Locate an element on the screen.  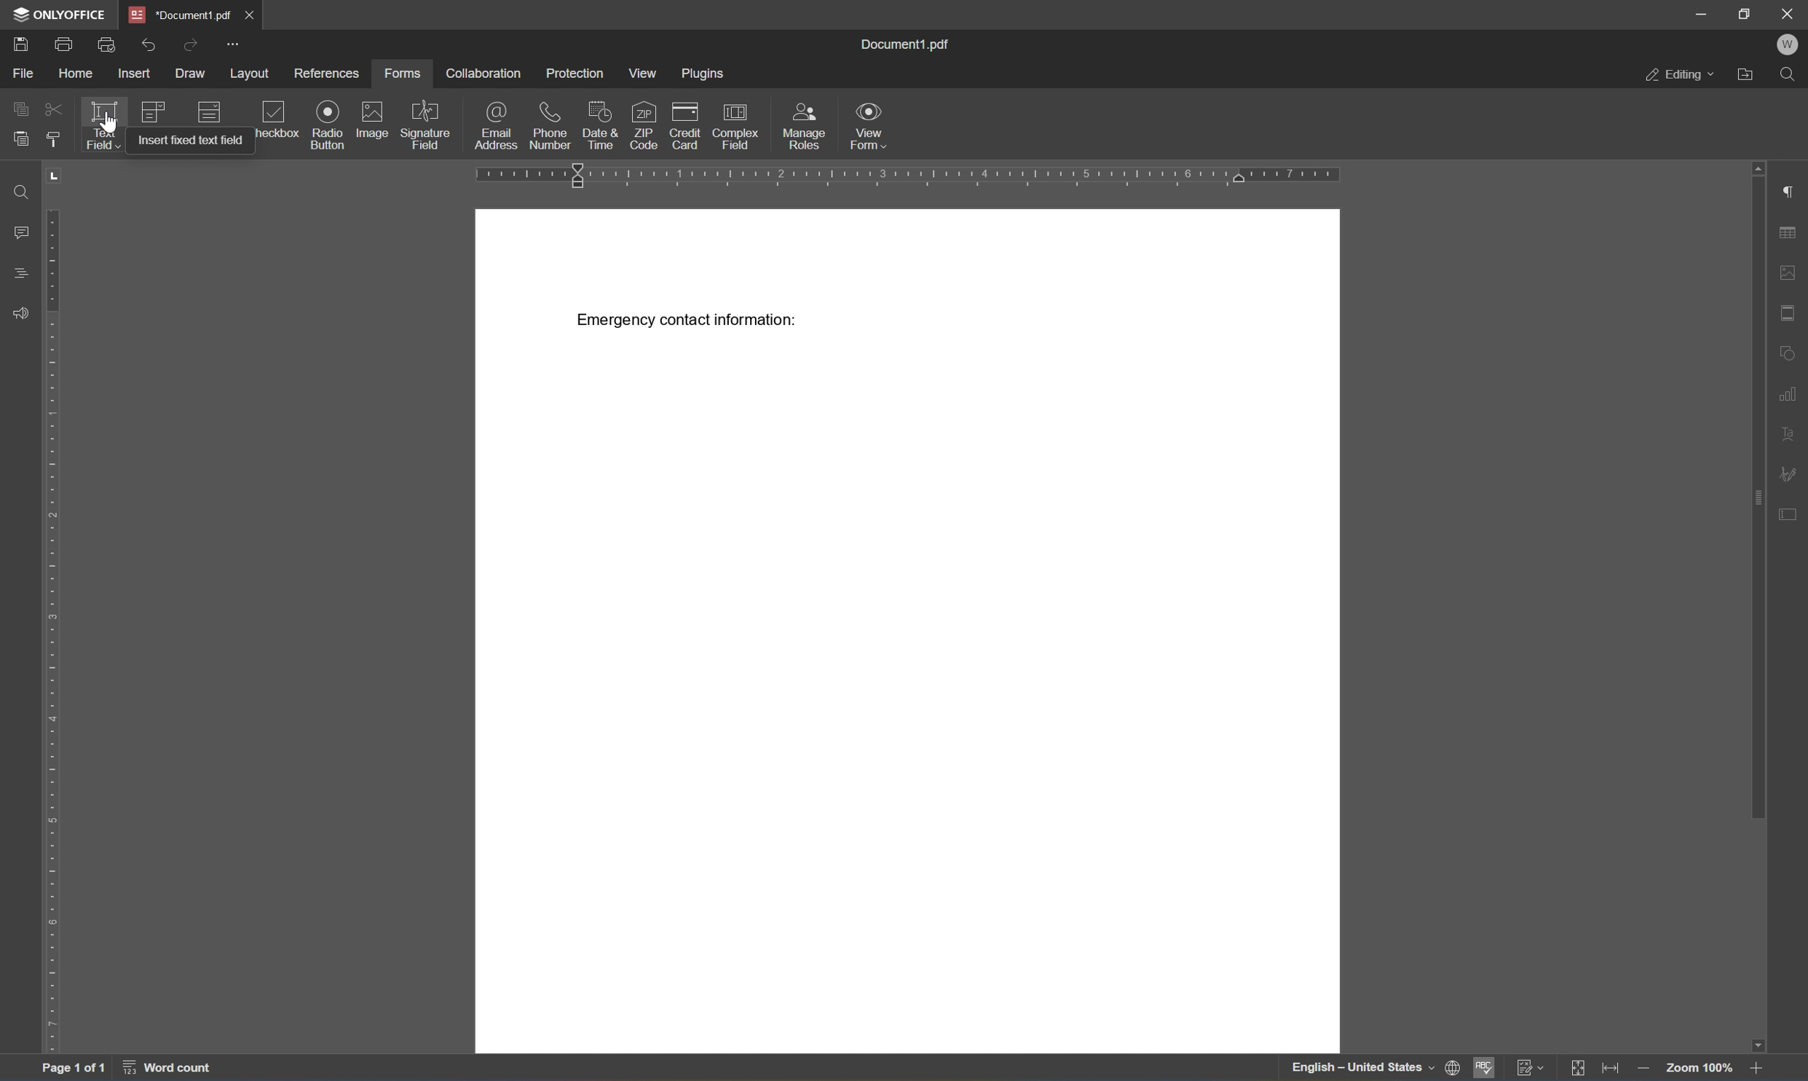
copy is located at coordinates (20, 109).